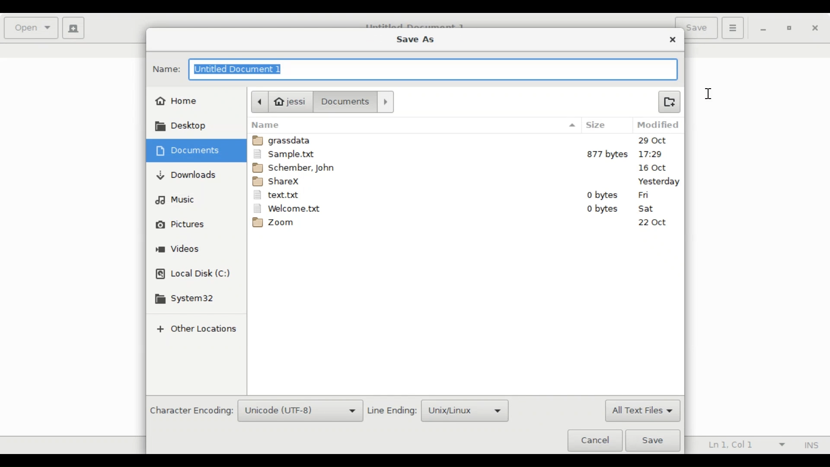 The image size is (830, 467). What do you see at coordinates (603, 125) in the screenshot?
I see `Size` at bounding box center [603, 125].